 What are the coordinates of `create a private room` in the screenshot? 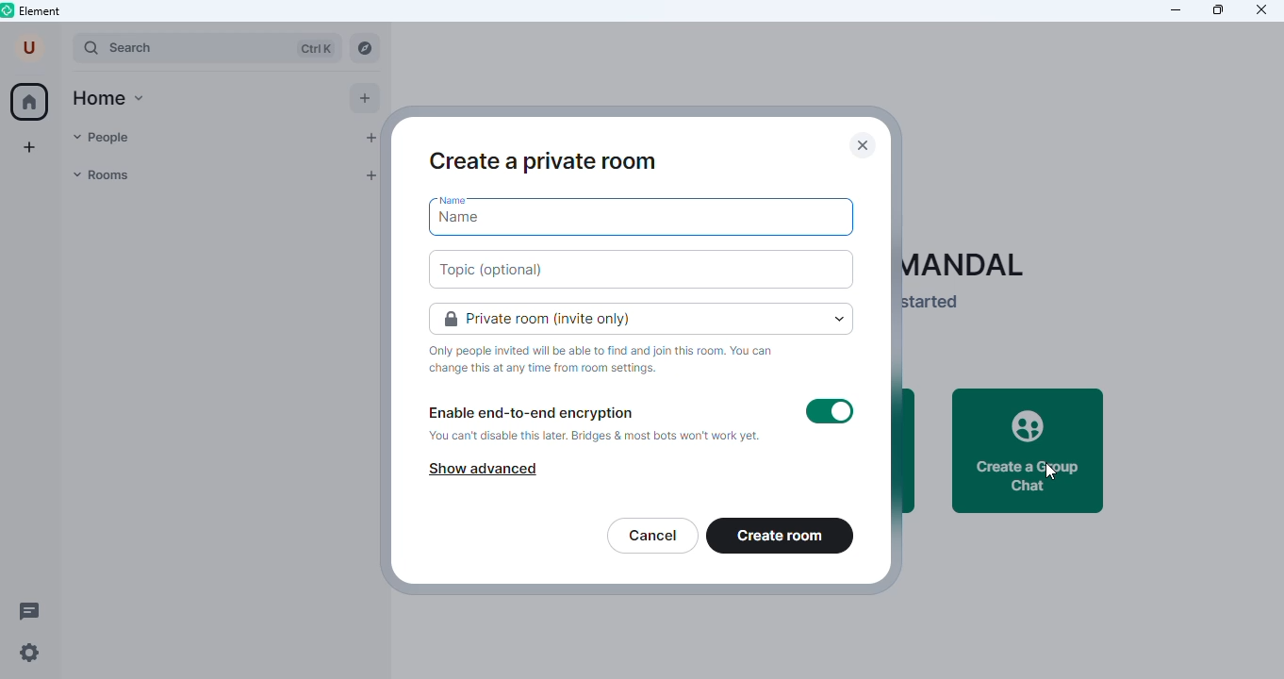 It's located at (539, 164).